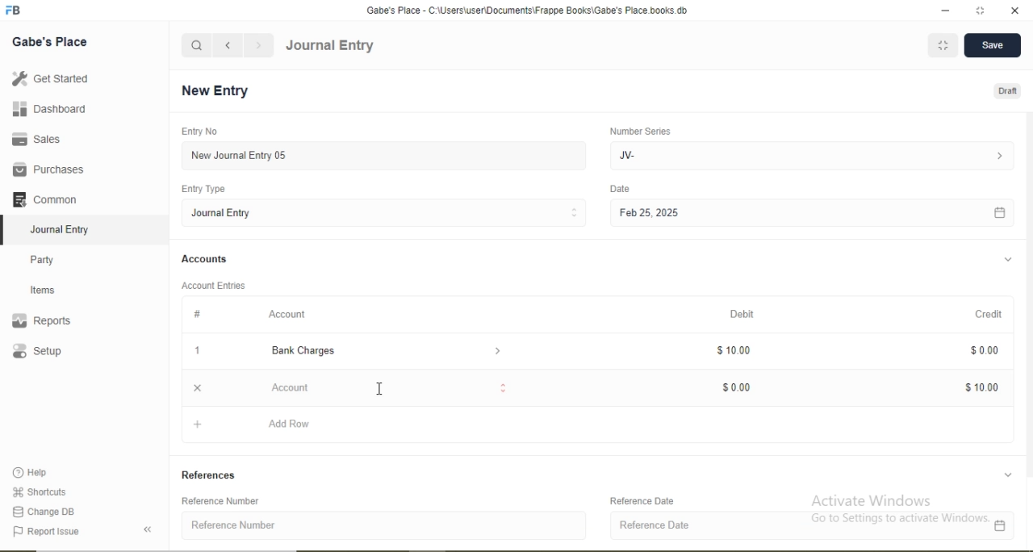  Describe the element at coordinates (48, 169) in the screenshot. I see `Purchases` at that location.